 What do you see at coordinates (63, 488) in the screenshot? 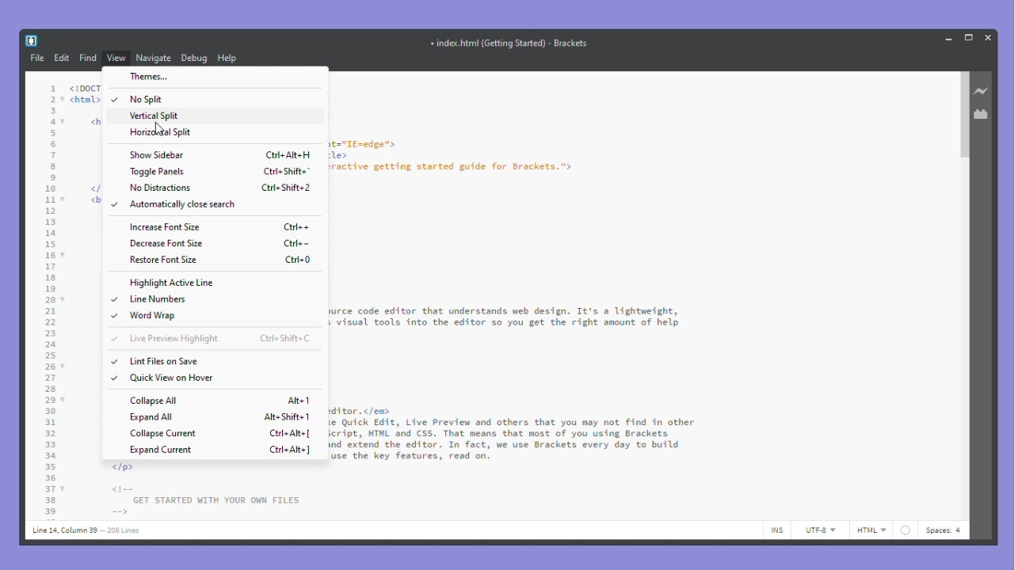
I see `code fold` at bounding box center [63, 488].